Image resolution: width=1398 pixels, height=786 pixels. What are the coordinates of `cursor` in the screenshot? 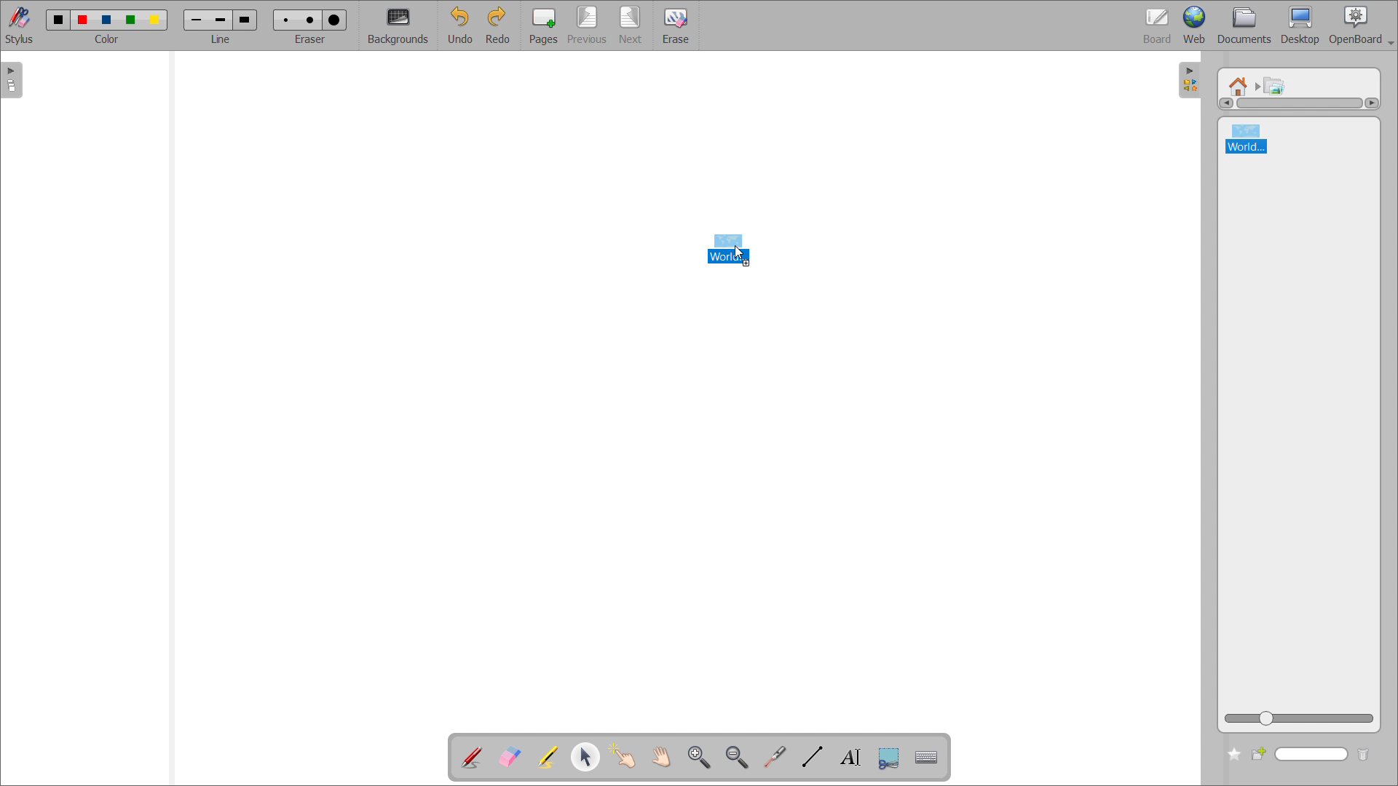 It's located at (743, 257).